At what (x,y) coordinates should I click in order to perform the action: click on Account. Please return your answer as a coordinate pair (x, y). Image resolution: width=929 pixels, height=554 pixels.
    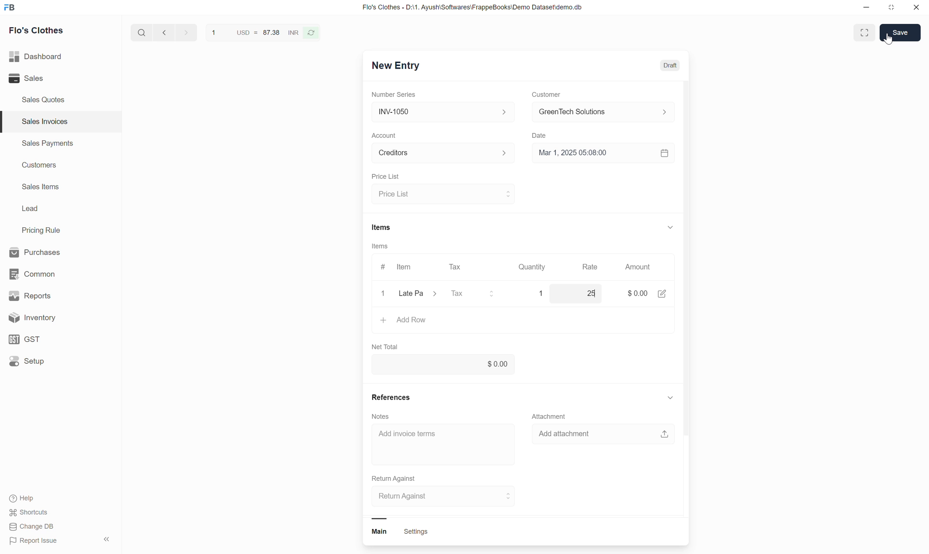
    Looking at the image, I should click on (385, 136).